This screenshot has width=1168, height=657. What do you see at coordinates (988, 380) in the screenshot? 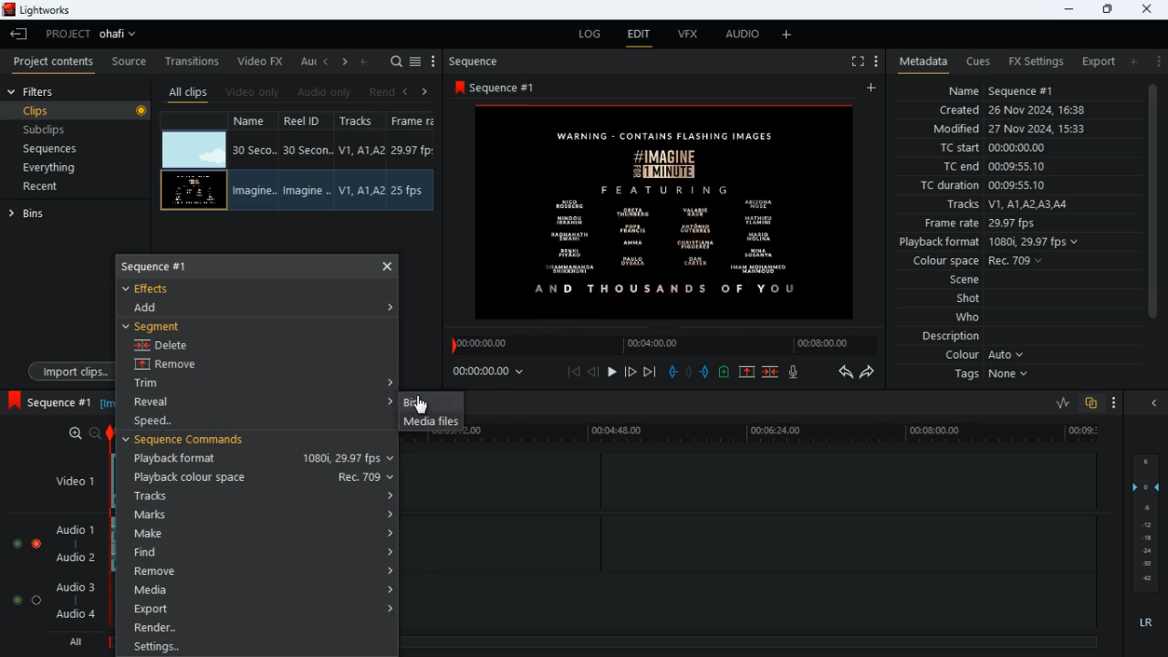
I see `tags` at bounding box center [988, 380].